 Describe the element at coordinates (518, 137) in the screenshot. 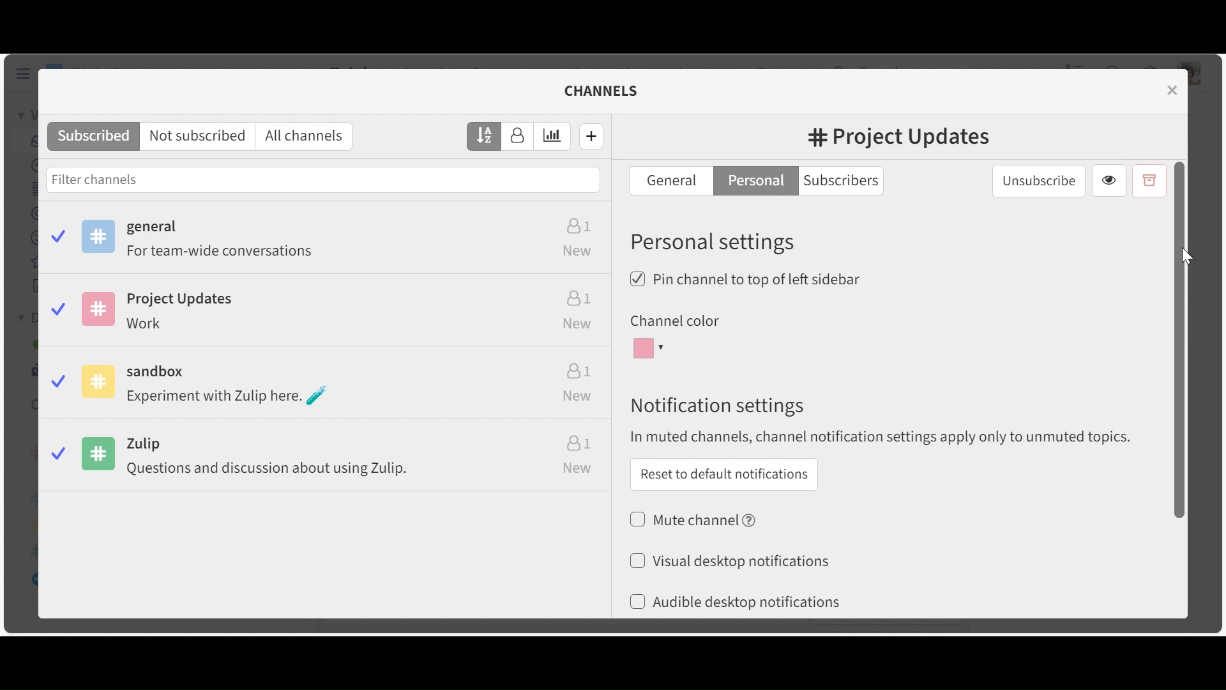

I see `Sort by number of subscribers` at that location.